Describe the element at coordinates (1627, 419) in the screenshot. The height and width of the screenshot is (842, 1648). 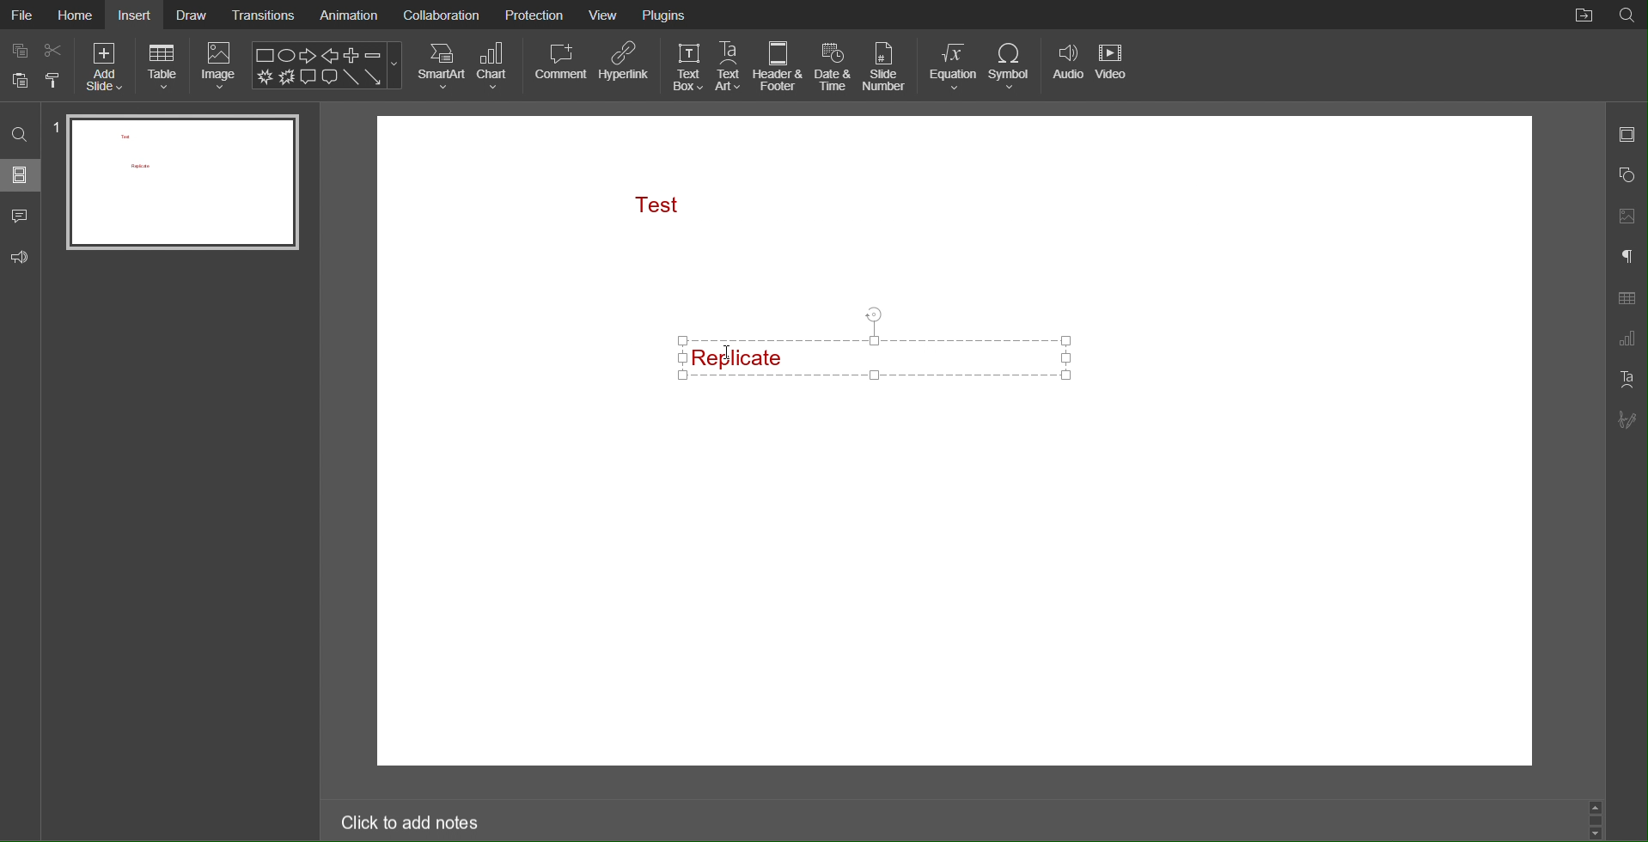
I see `Signature` at that location.